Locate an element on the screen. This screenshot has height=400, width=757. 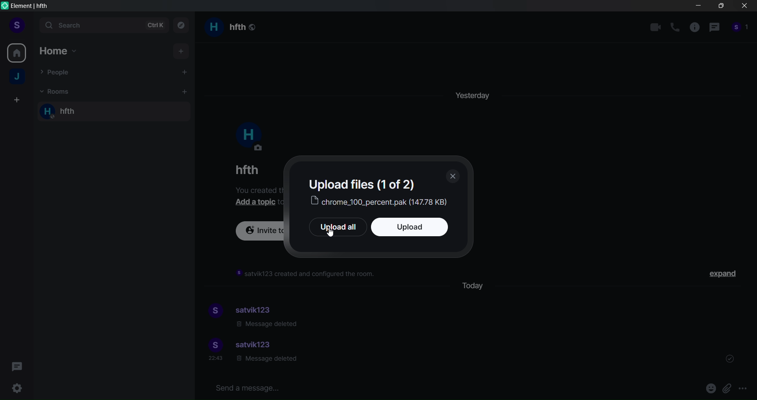
add rome is located at coordinates (183, 91).